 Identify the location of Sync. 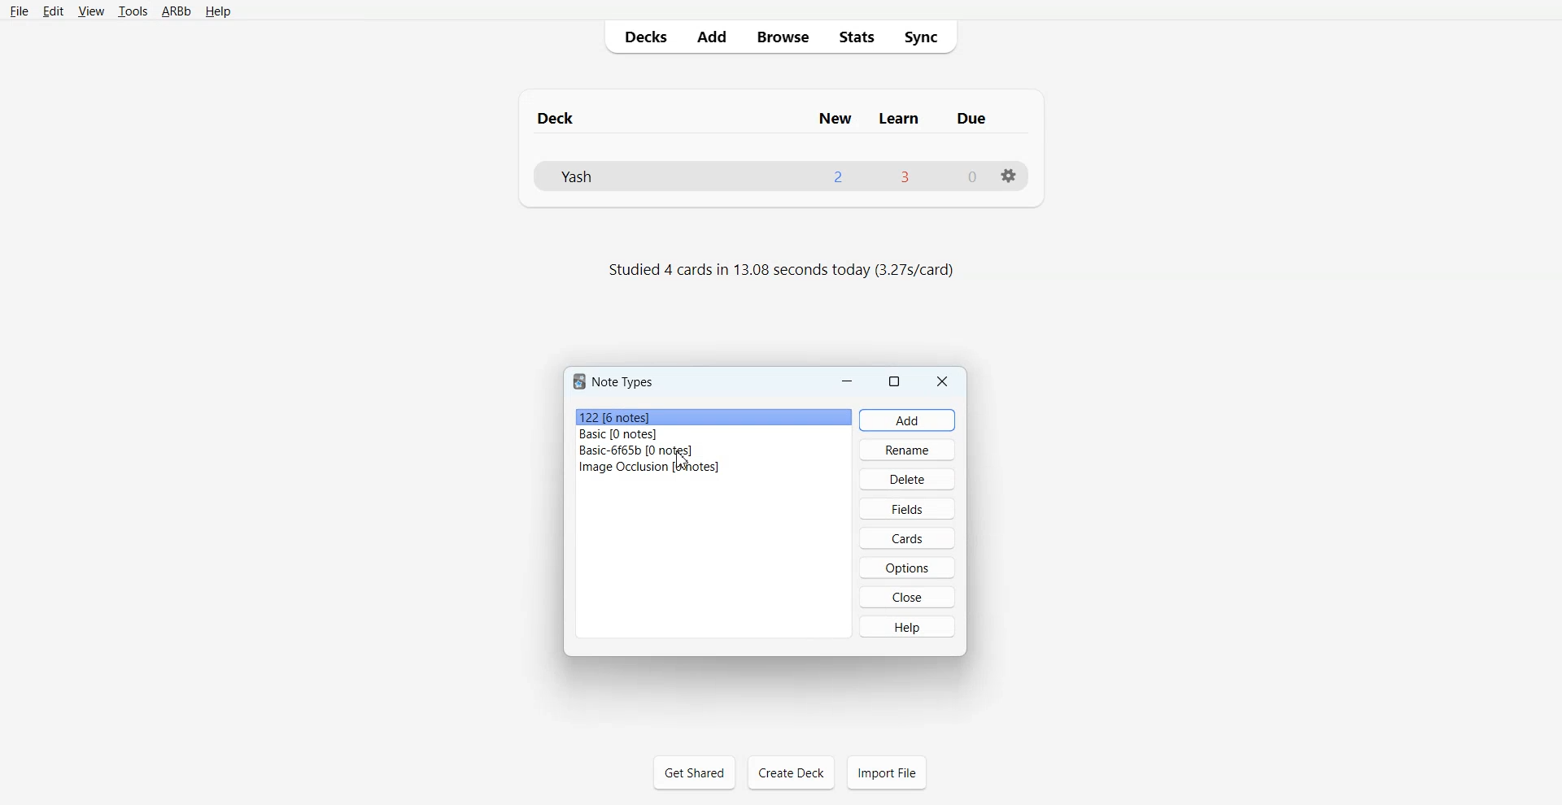
(926, 37).